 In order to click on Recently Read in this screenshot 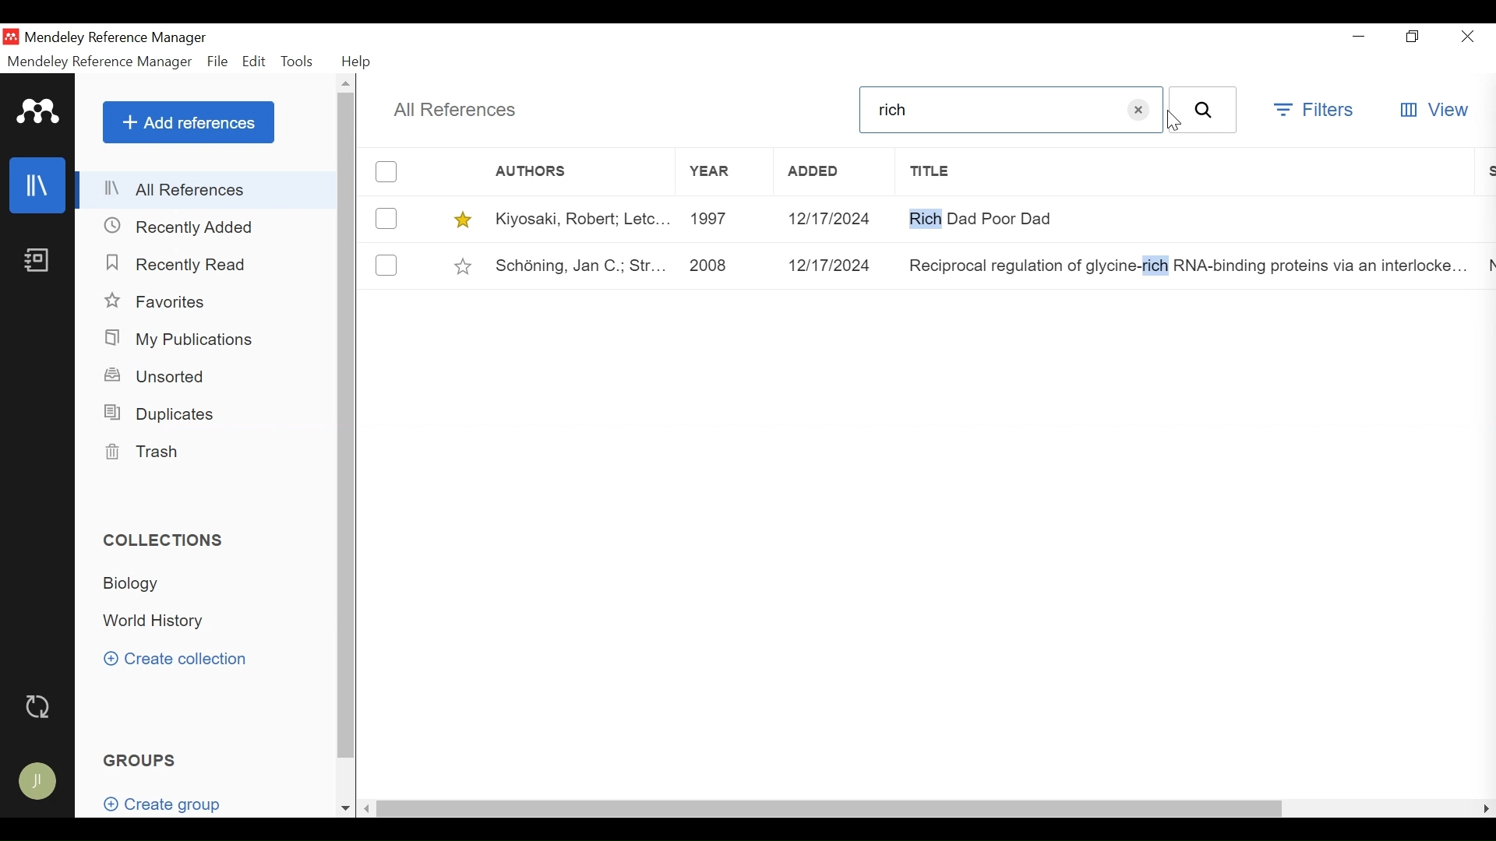, I will do `click(179, 264)`.